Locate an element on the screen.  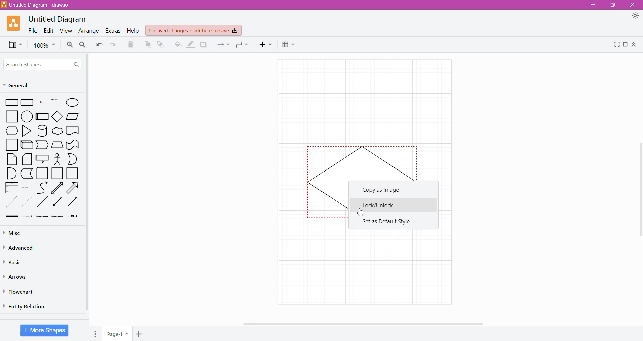
Rounded Rectangle is located at coordinates (27, 103).